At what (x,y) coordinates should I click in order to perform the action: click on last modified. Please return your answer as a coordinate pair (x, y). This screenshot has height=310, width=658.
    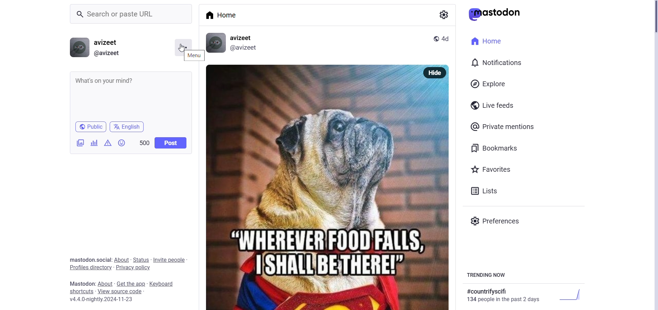
    Looking at the image, I should click on (446, 39).